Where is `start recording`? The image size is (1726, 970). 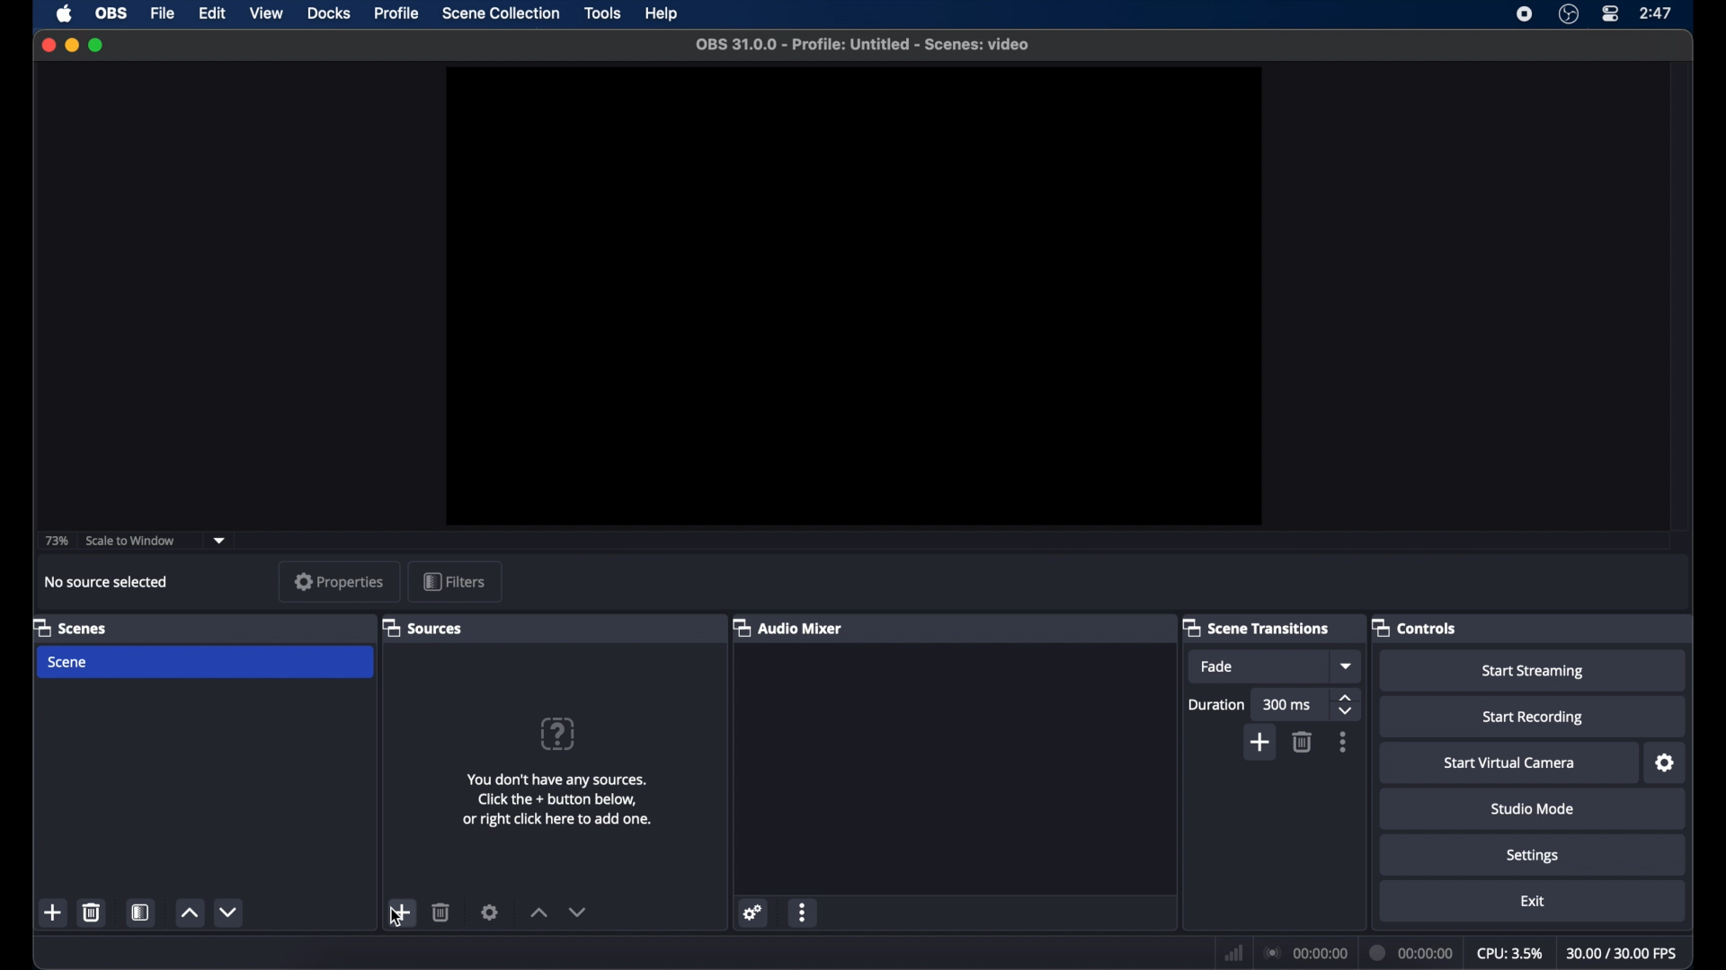 start recording is located at coordinates (1533, 718).